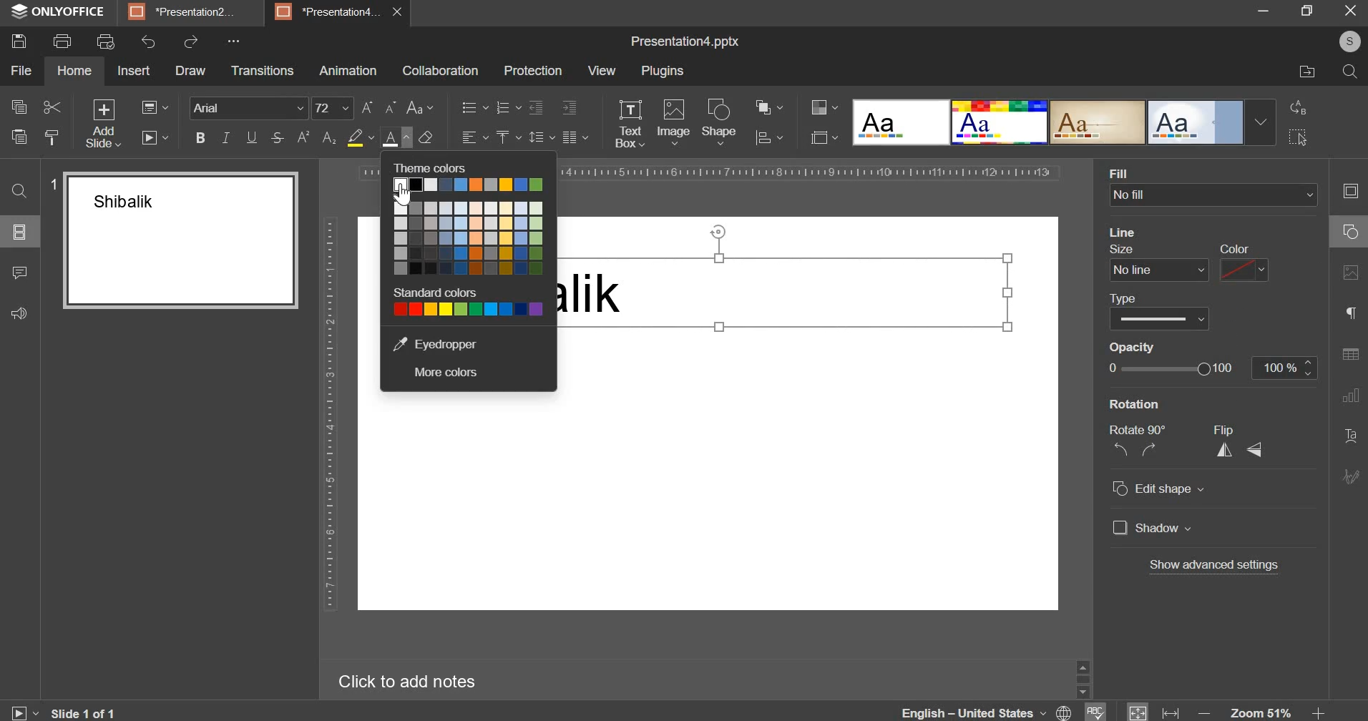 The height and width of the screenshot is (721, 1368). I want to click on theme colors, so click(439, 167).